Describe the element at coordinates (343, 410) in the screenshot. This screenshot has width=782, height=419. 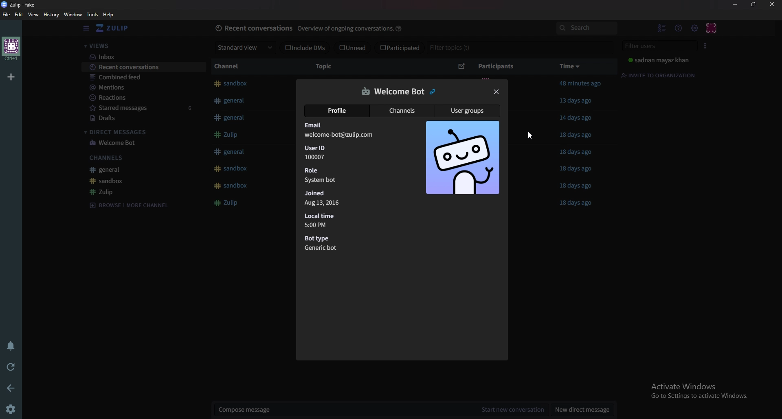
I see `Compose message` at that location.